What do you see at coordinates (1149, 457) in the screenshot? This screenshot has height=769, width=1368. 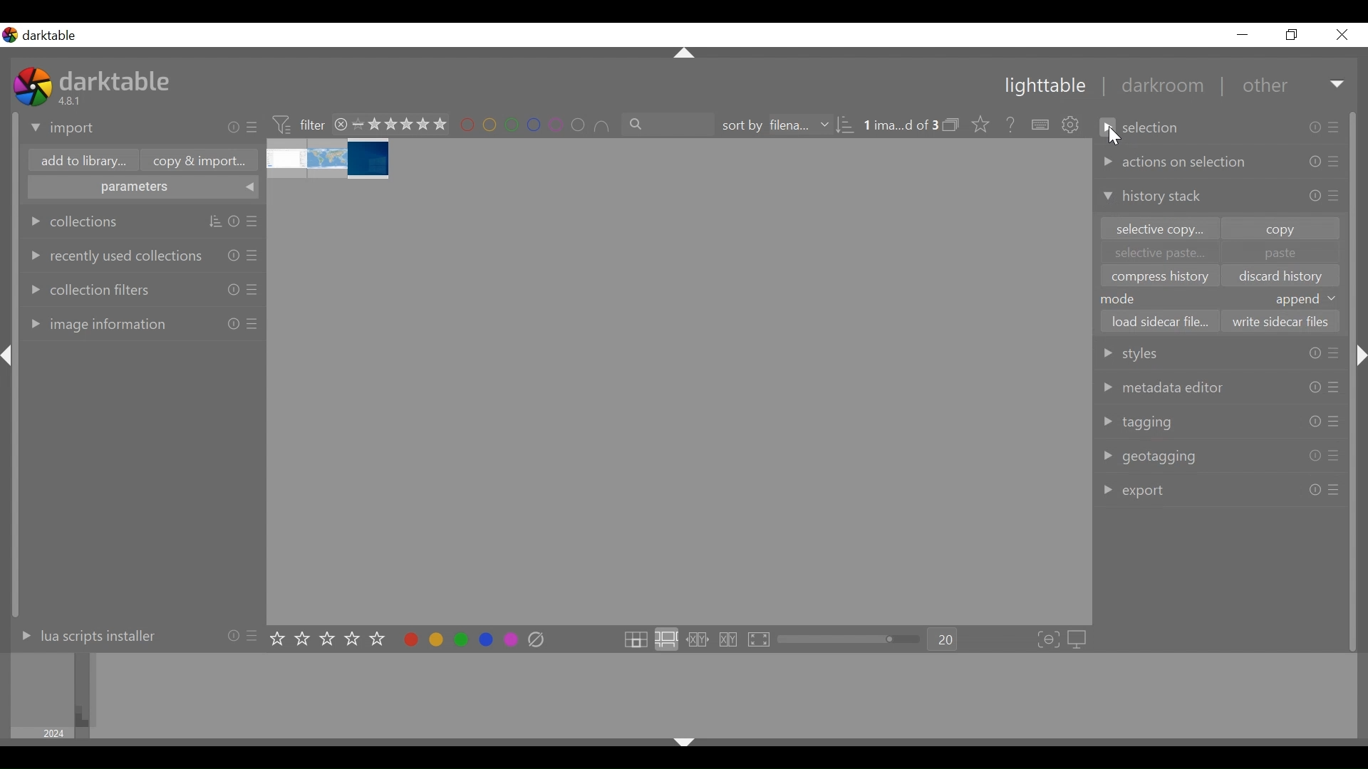 I see `geotagging` at bounding box center [1149, 457].